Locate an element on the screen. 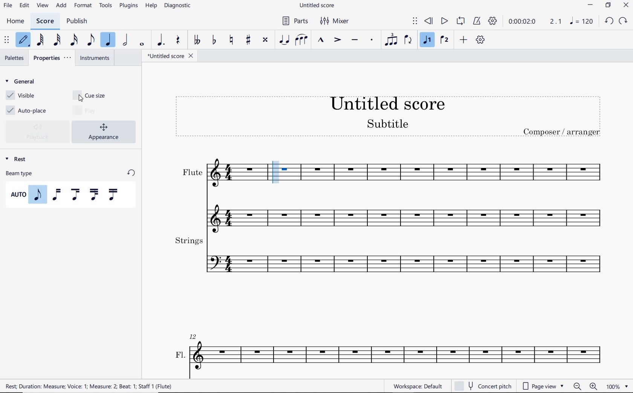 The height and width of the screenshot is (393, 633). GENERAL is located at coordinates (22, 82).